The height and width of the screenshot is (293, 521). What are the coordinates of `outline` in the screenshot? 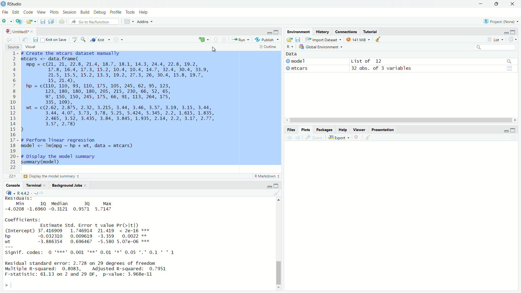 It's located at (268, 47).